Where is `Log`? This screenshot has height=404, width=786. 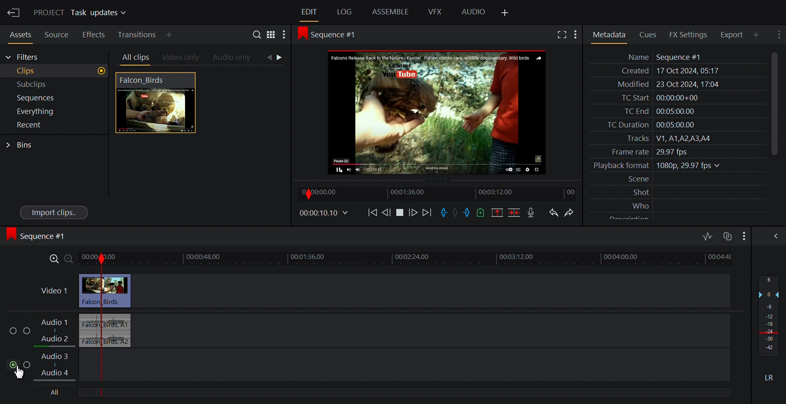
Log is located at coordinates (344, 12).